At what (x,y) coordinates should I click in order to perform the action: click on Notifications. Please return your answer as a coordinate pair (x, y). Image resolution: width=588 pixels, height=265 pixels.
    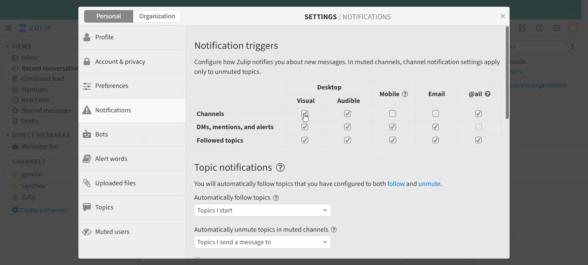
    Looking at the image, I should click on (124, 110).